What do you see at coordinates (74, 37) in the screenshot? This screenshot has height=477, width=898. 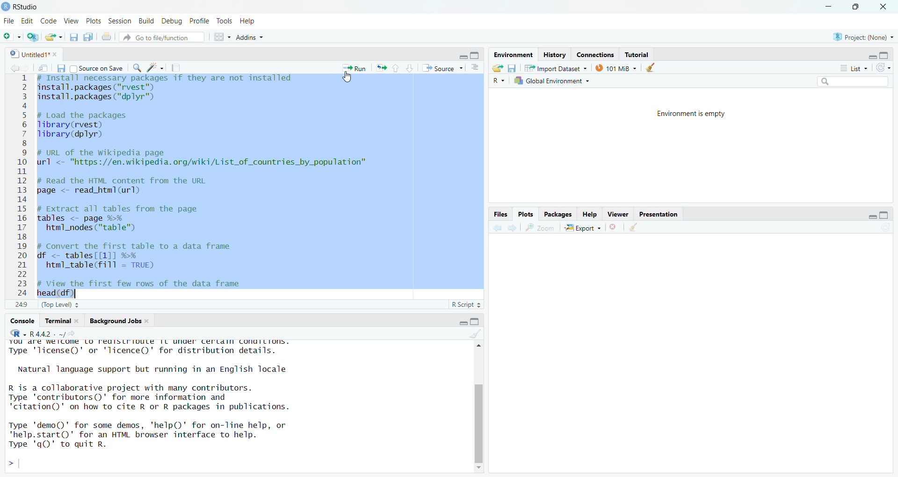 I see `save` at bounding box center [74, 37].